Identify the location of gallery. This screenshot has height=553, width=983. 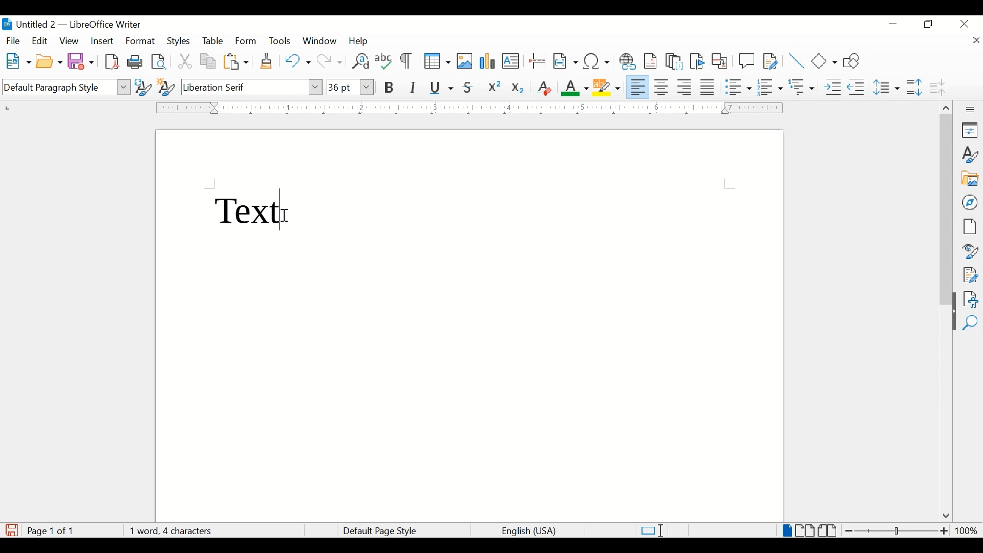
(970, 179).